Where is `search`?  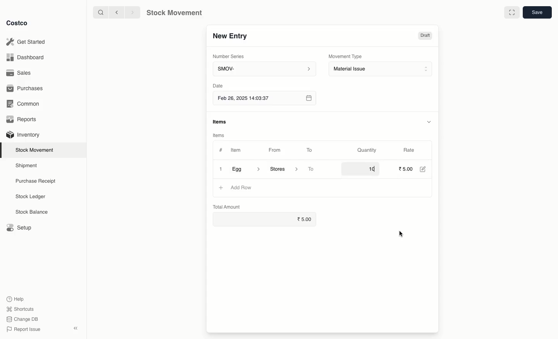
search is located at coordinates (102, 13).